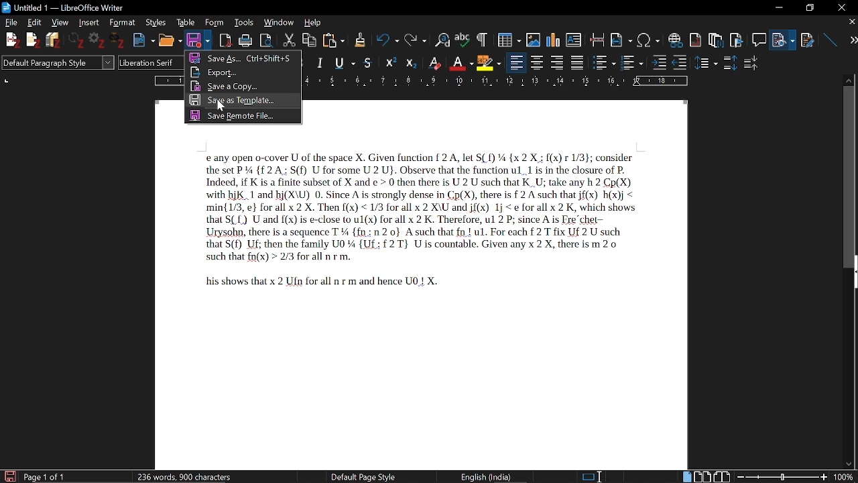  Describe the element at coordinates (707, 62) in the screenshot. I see `` at that location.